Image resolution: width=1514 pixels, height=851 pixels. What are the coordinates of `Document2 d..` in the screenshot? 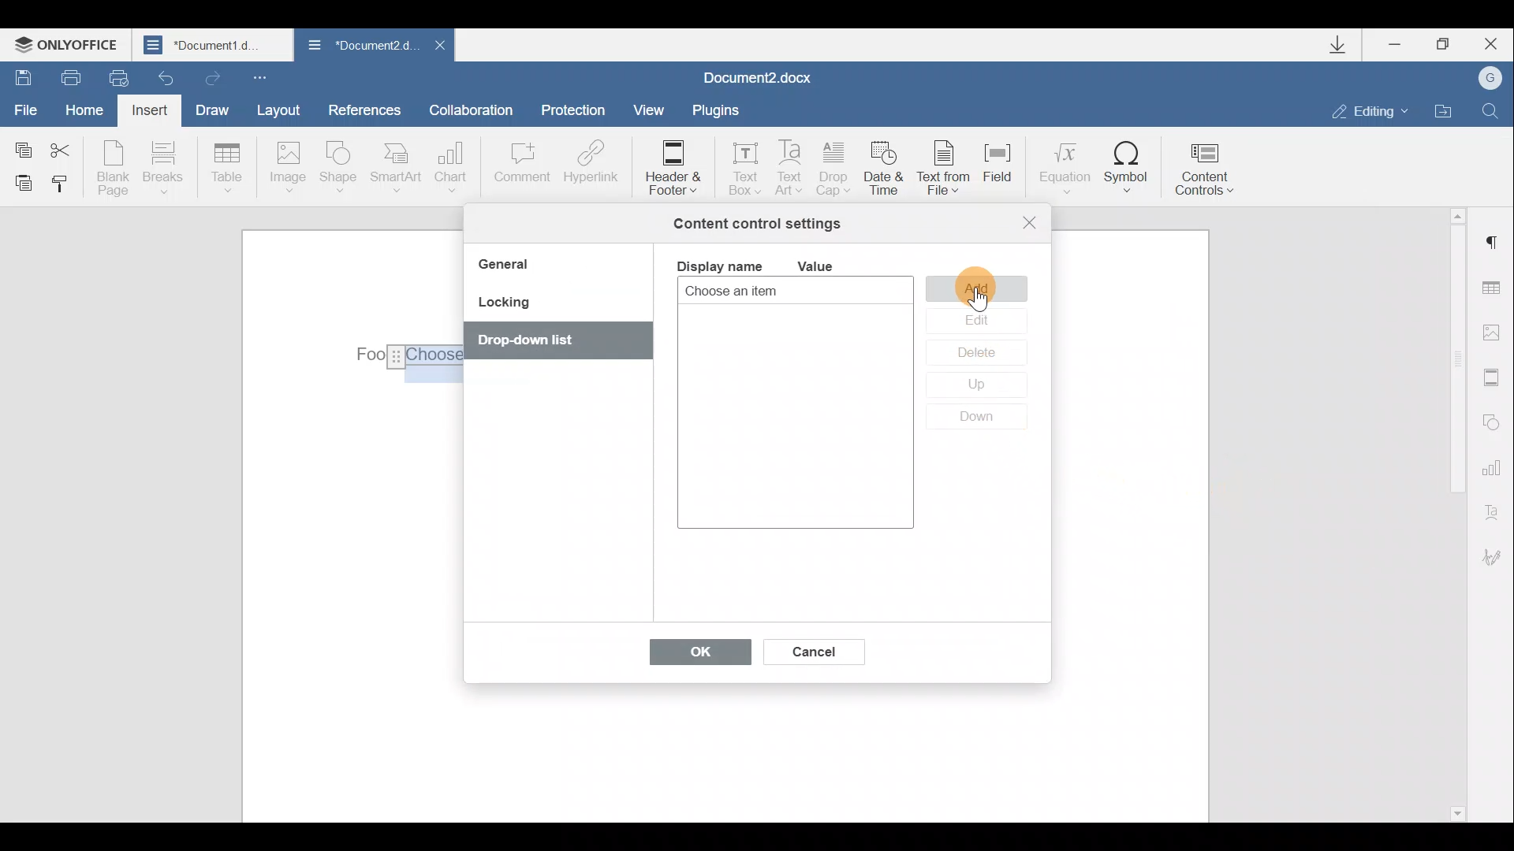 It's located at (361, 48).